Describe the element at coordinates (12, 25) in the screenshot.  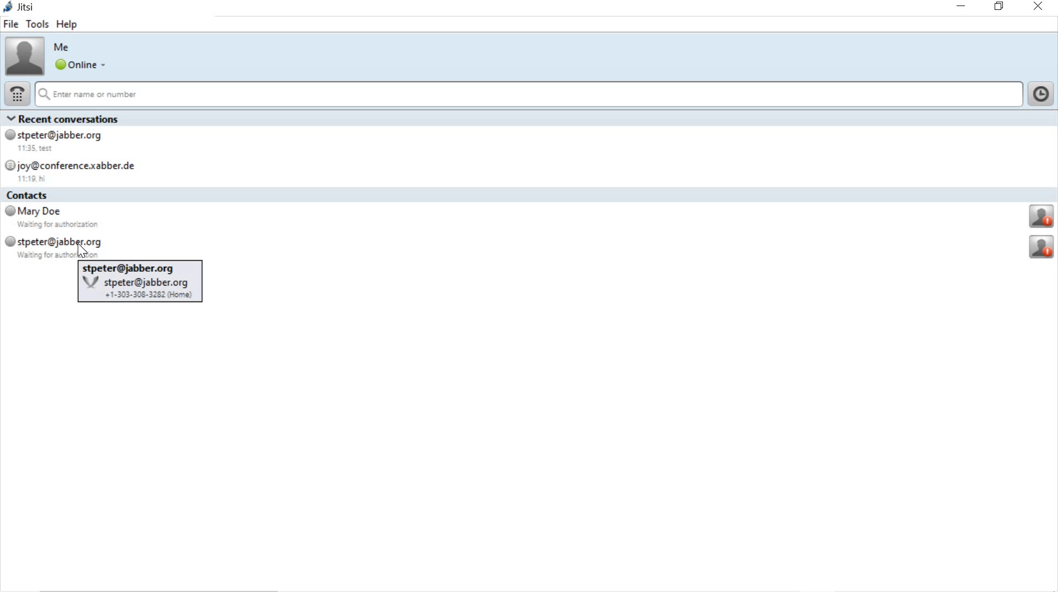
I see `file` at that location.